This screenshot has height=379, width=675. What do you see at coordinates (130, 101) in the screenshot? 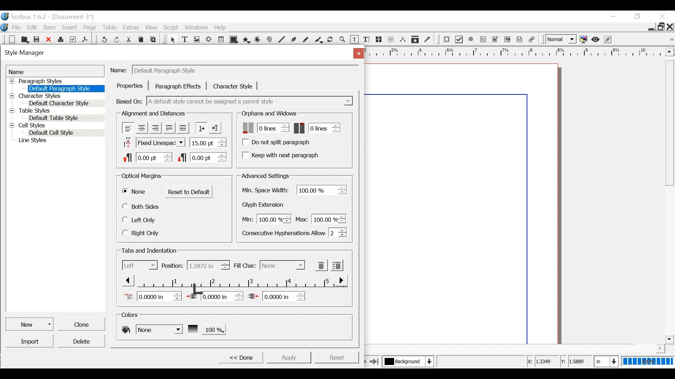
I see `Based on` at bounding box center [130, 101].